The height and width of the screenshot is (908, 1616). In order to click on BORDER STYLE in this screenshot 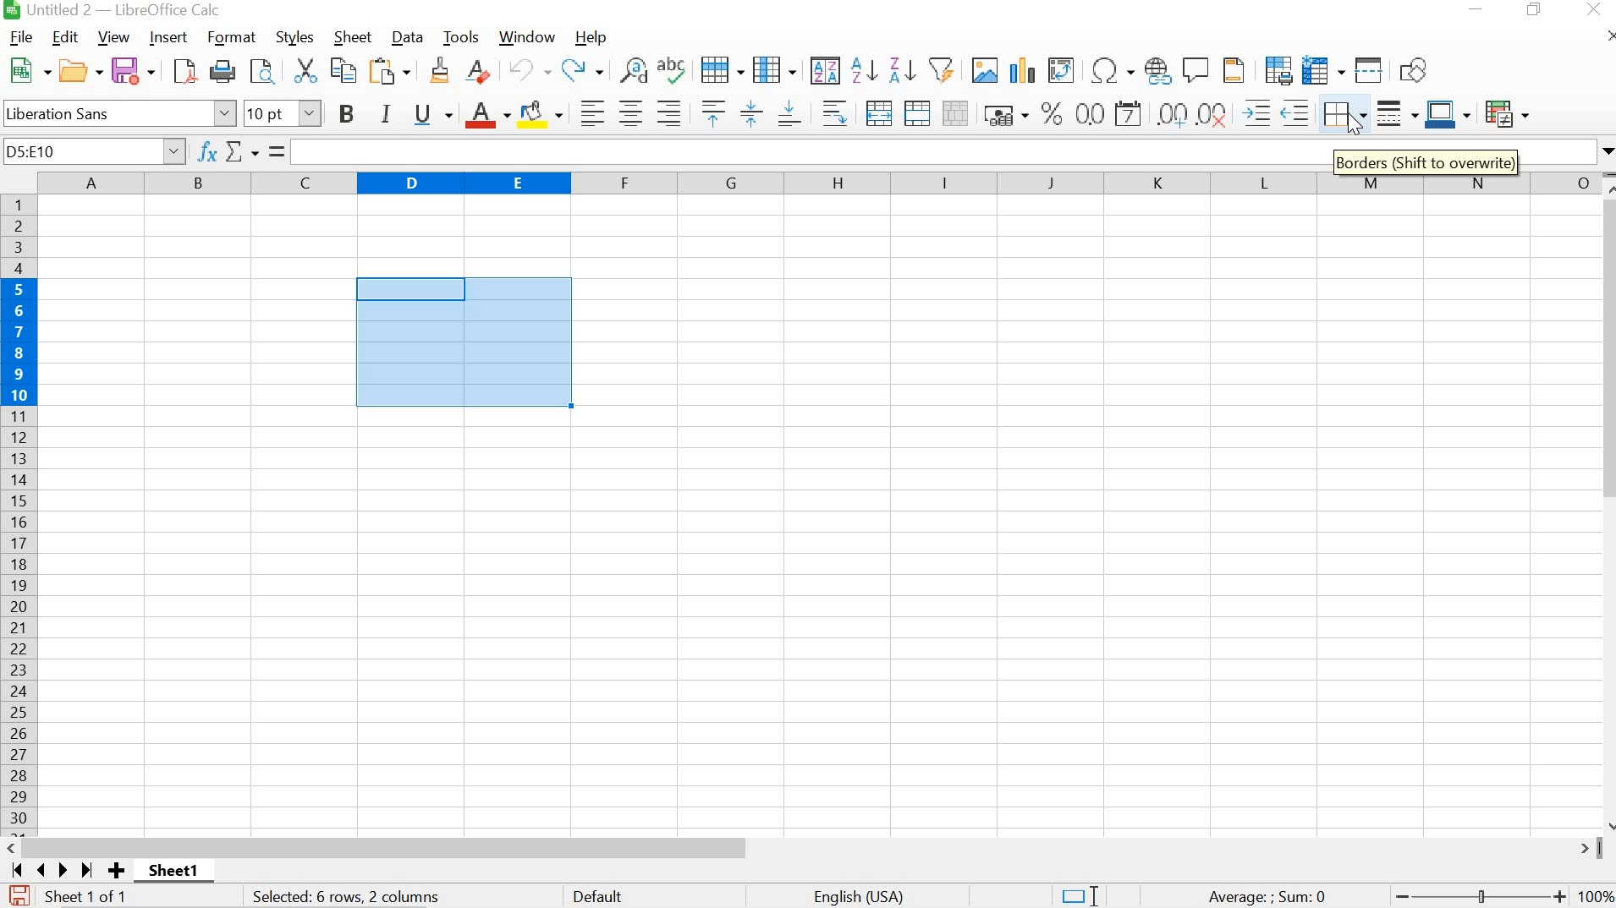, I will do `click(1398, 115)`.